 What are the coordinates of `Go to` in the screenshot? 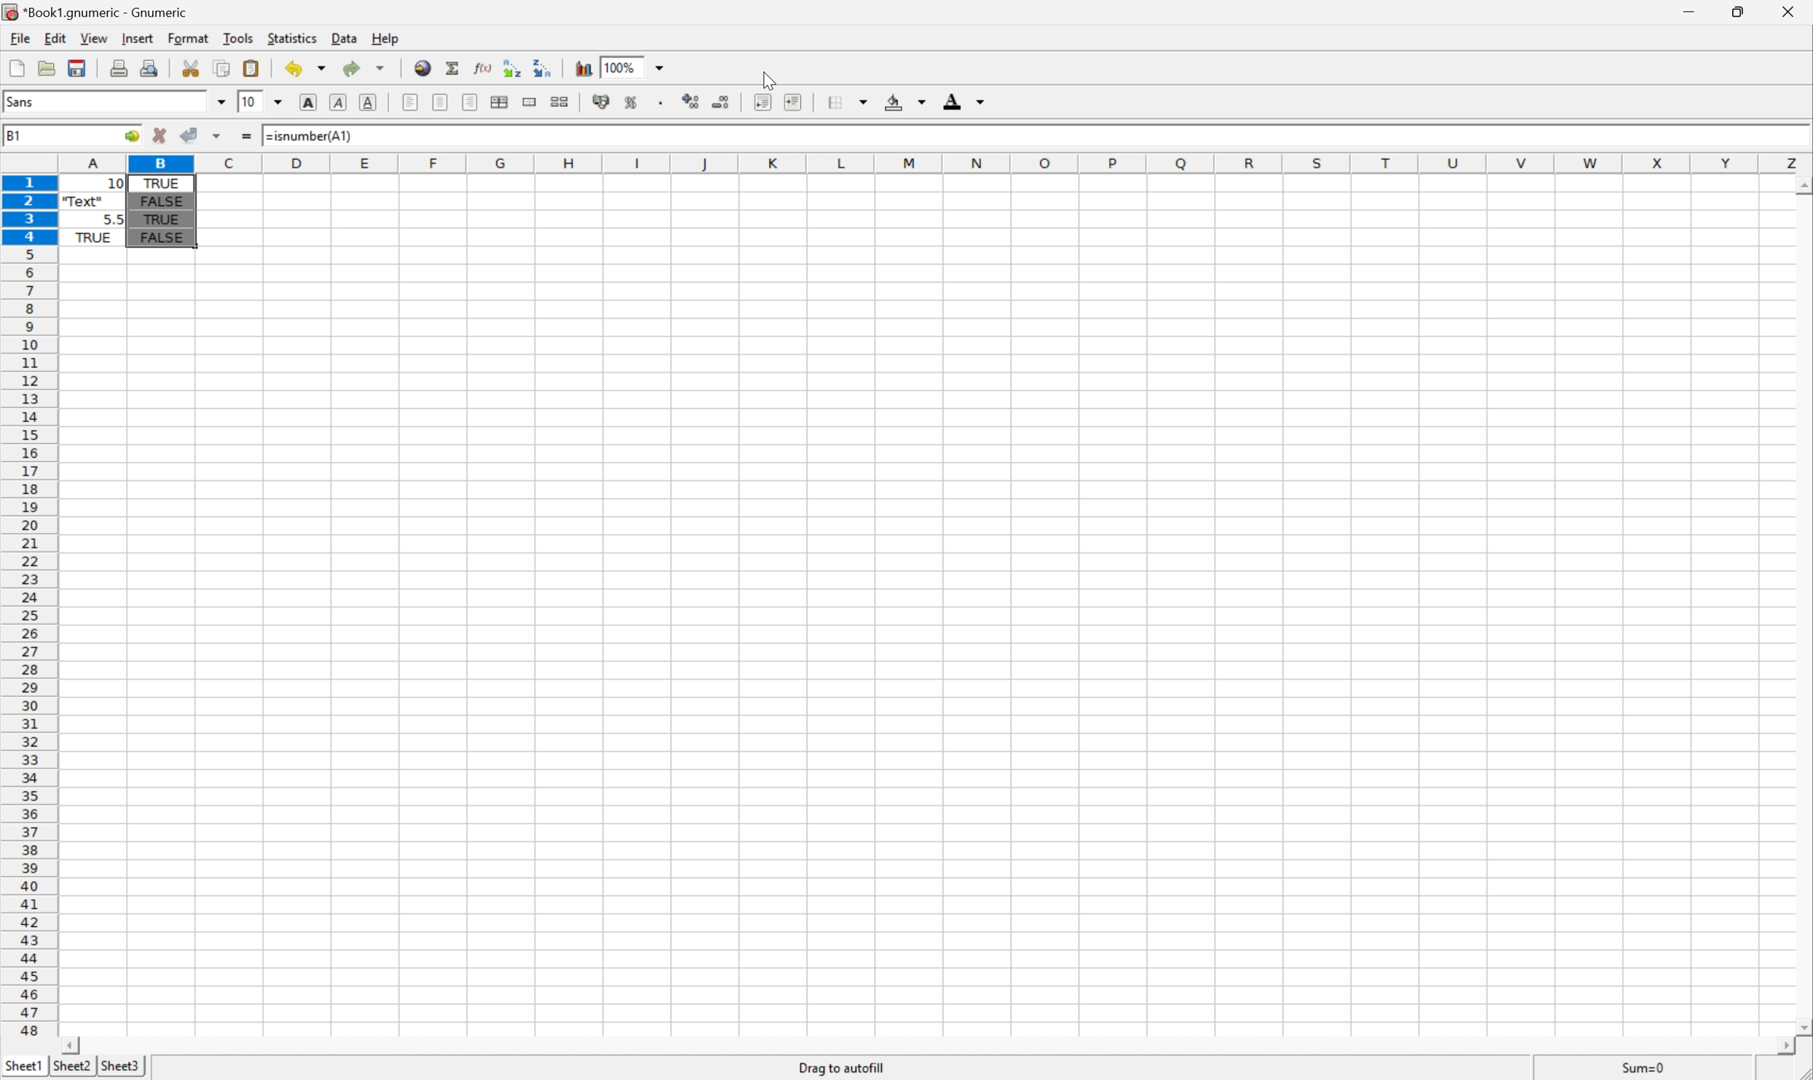 It's located at (130, 134).